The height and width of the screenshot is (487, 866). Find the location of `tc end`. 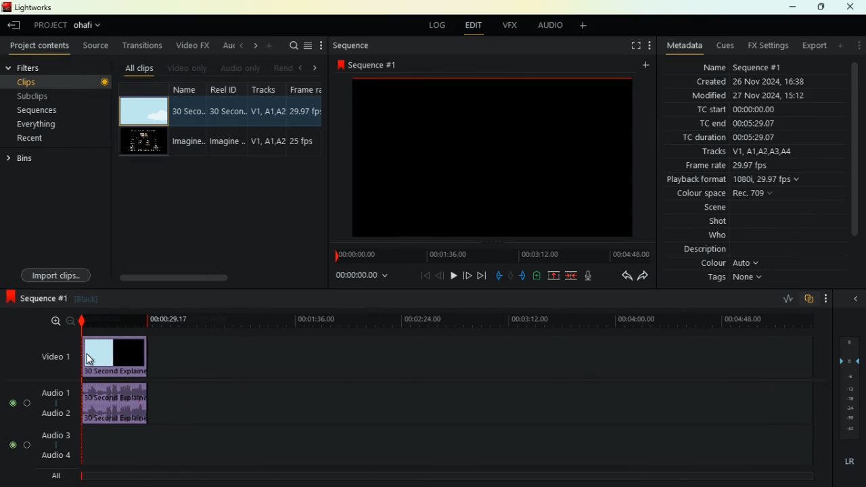

tc end is located at coordinates (737, 123).